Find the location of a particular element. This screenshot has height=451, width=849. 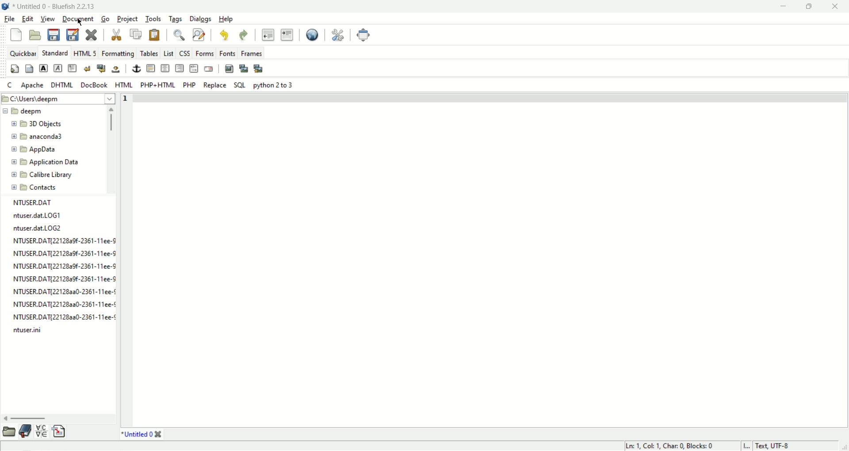

tags is located at coordinates (176, 18).